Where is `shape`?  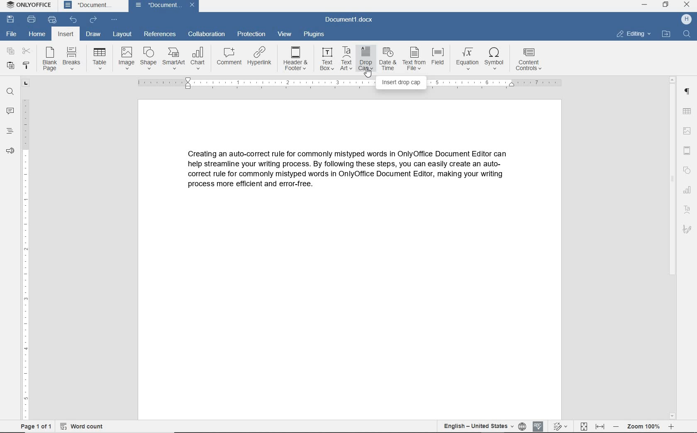
shape is located at coordinates (148, 58).